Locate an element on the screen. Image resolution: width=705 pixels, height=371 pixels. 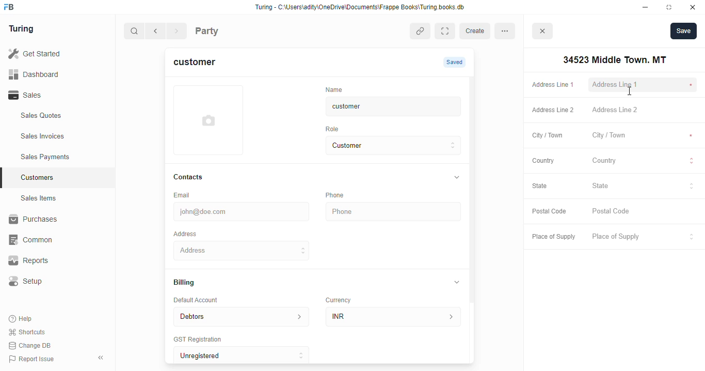
Customers is located at coordinates (63, 176).